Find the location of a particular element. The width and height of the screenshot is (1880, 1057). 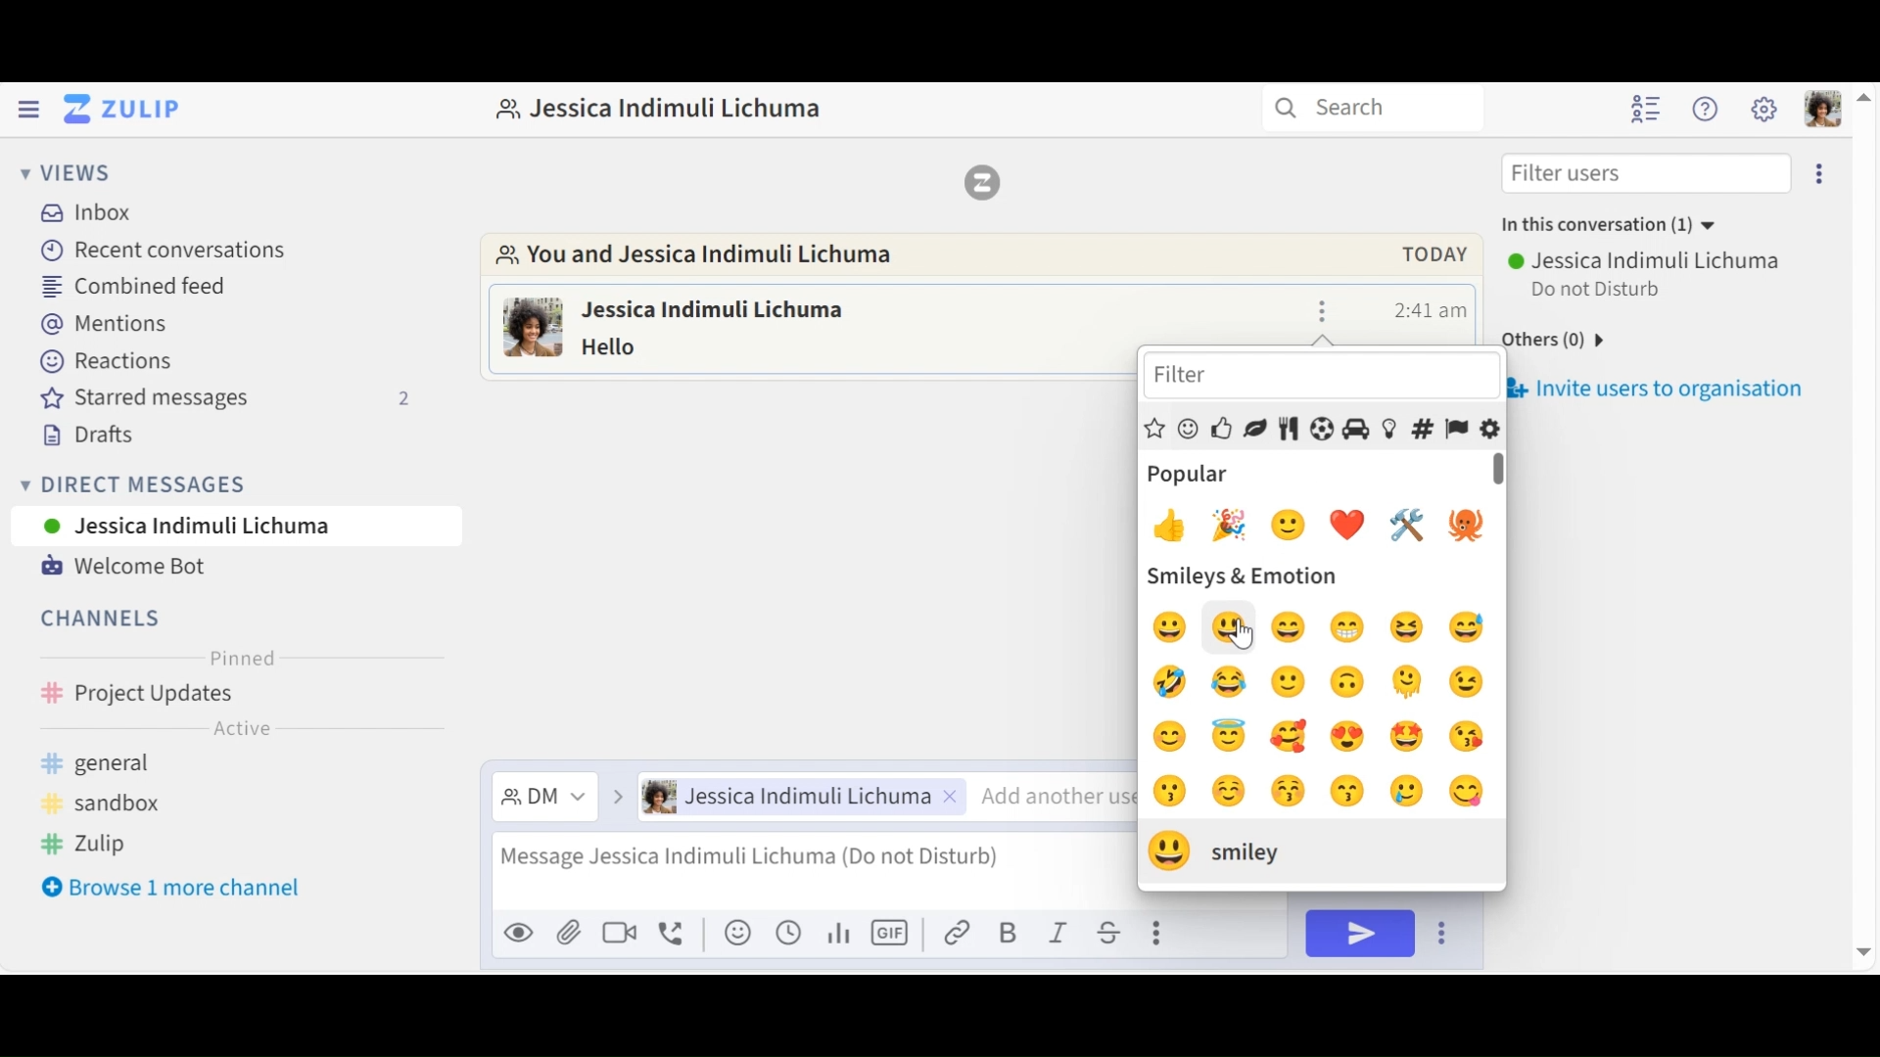

sweat smile is located at coordinates (1478, 629).